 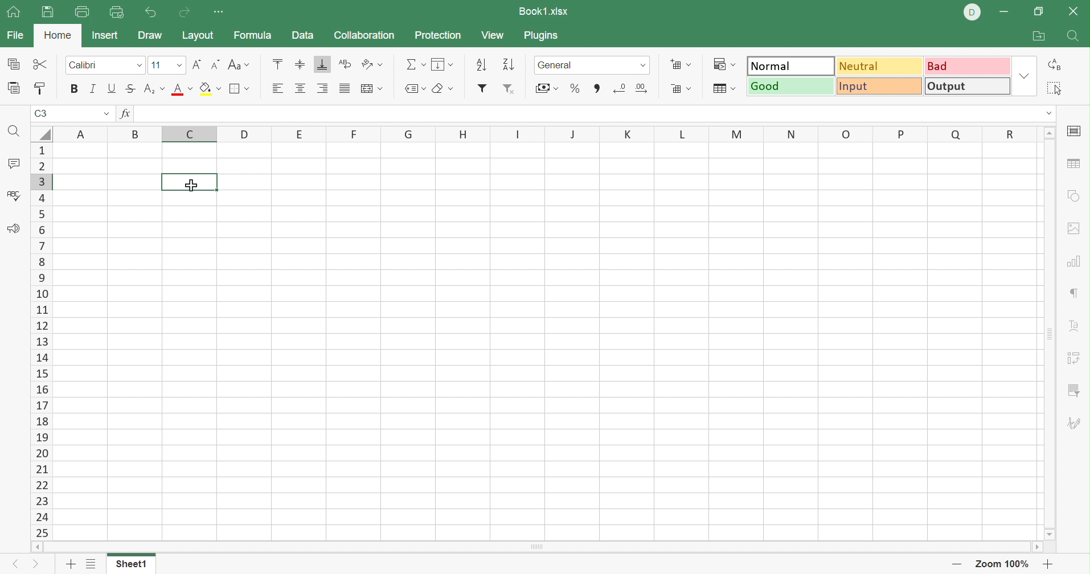 I want to click on Orientation, so click(x=371, y=64).